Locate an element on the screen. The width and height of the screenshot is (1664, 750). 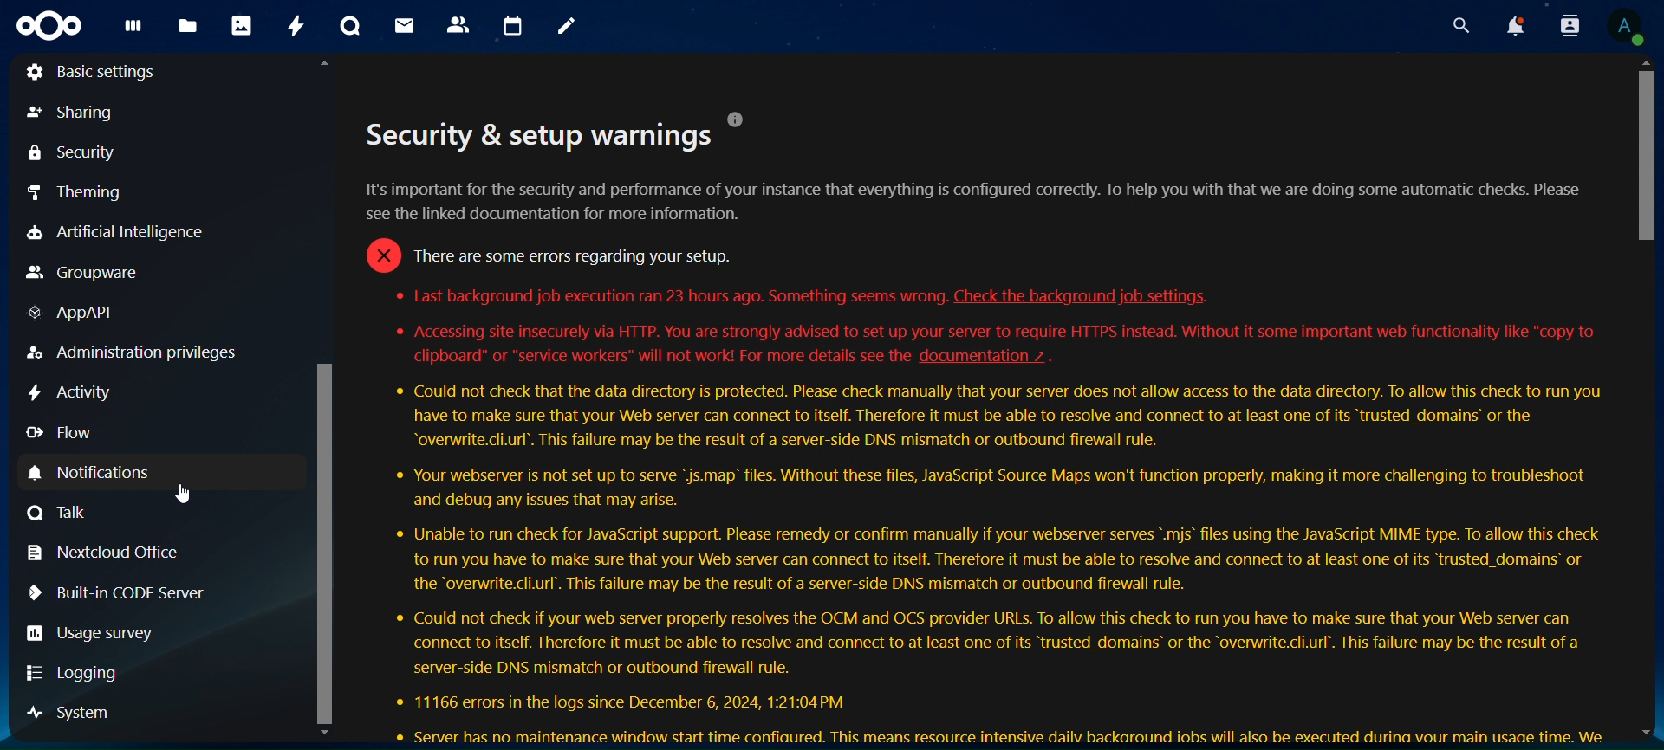
sharing is located at coordinates (72, 113).